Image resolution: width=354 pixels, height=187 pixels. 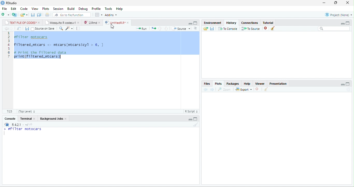 What do you see at coordinates (19, 28) in the screenshot?
I see `show in new window` at bounding box center [19, 28].